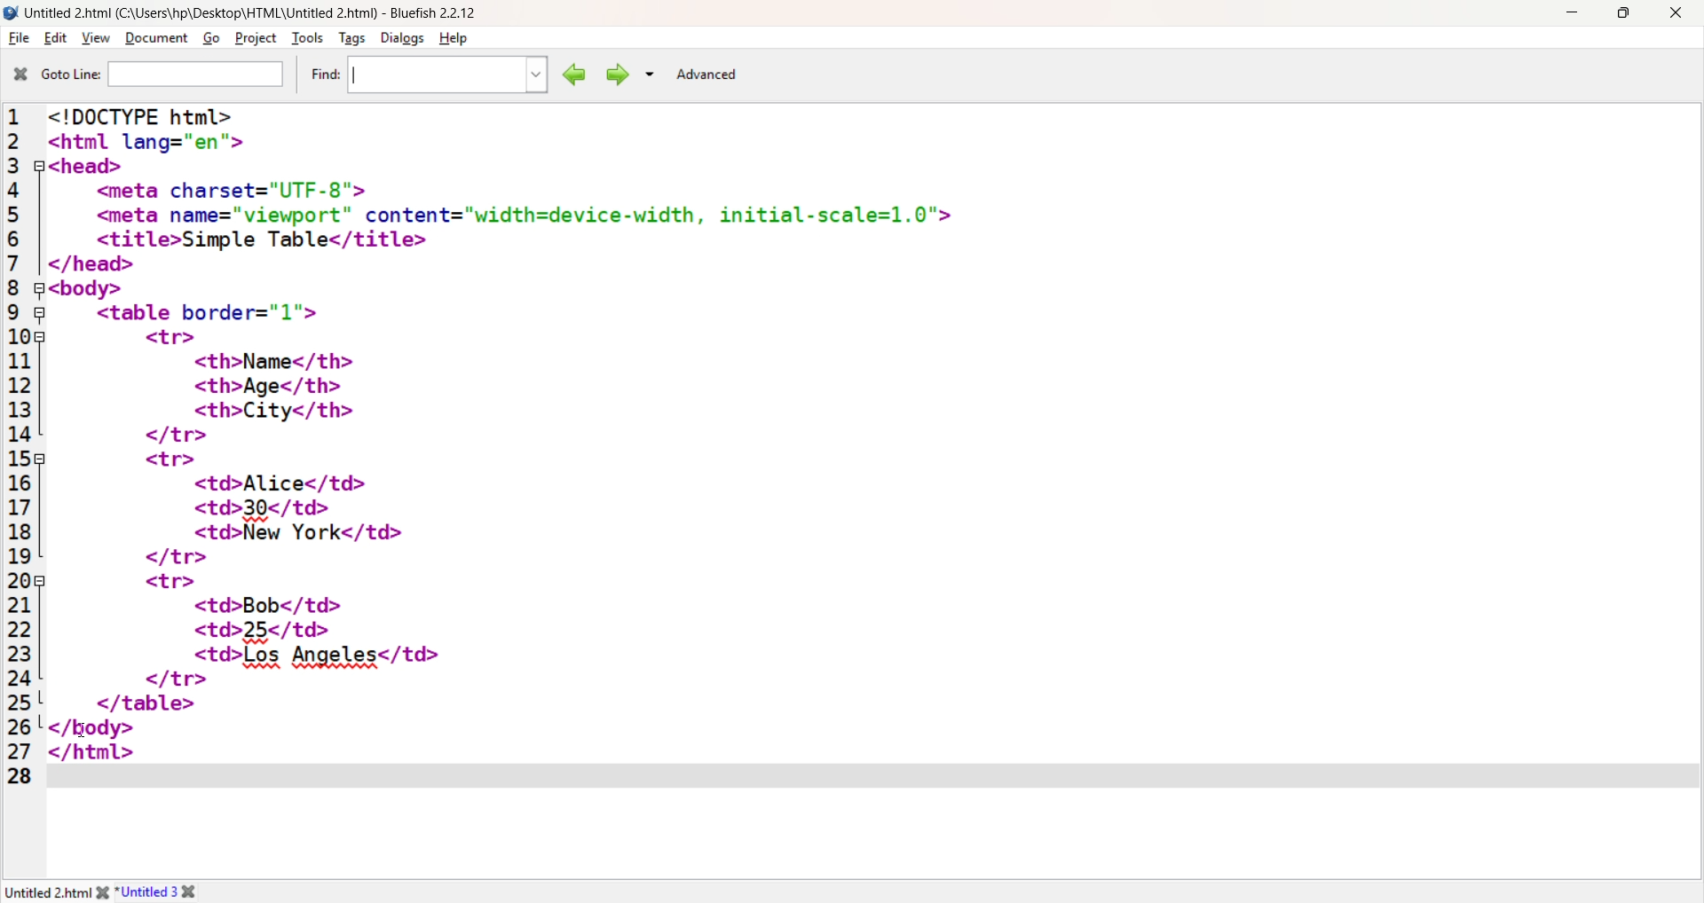 This screenshot has width=1704, height=903. I want to click on Goto Line:, so click(69, 75).